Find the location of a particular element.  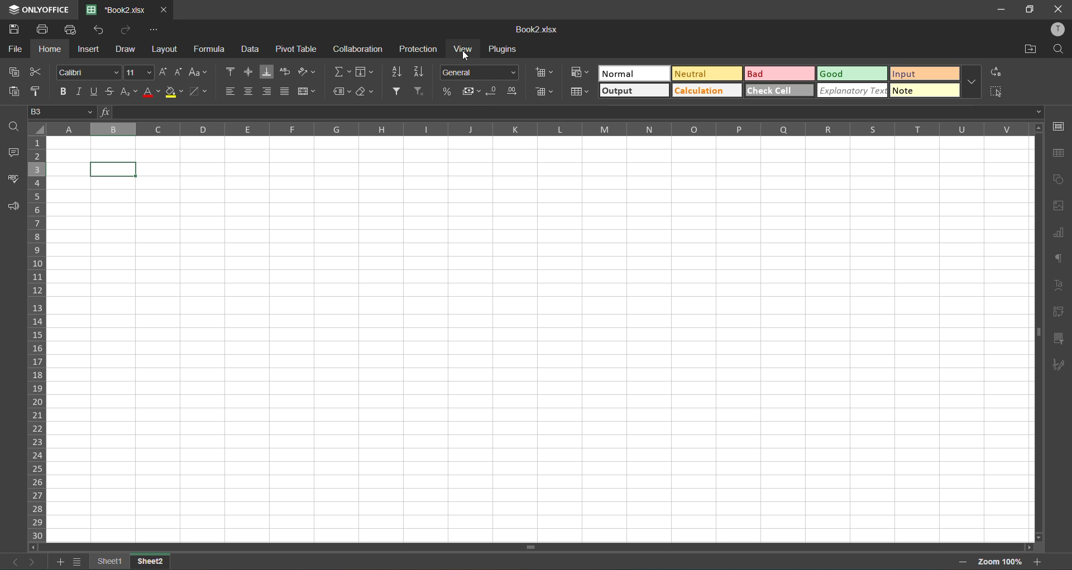

paste is located at coordinates (14, 93).